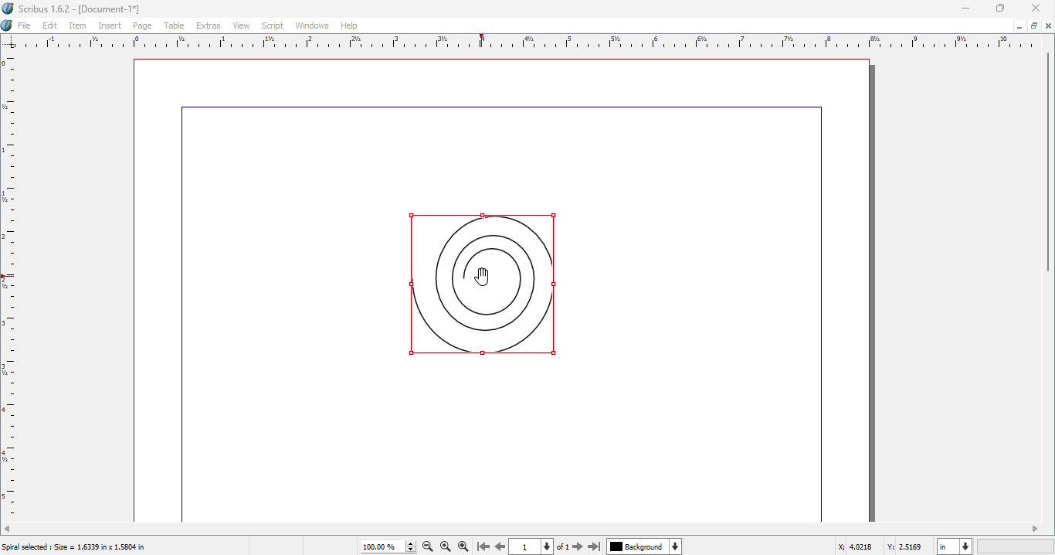 Image resolution: width=1055 pixels, height=555 pixels. Describe the element at coordinates (148, 26) in the screenshot. I see `Page` at that location.